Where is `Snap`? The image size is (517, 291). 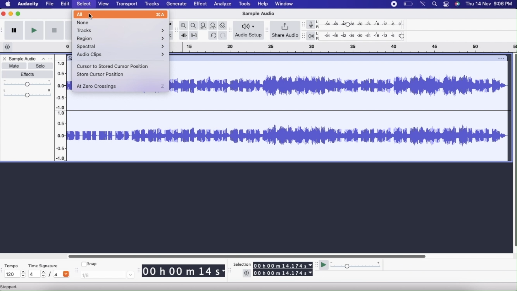
Snap is located at coordinates (91, 264).